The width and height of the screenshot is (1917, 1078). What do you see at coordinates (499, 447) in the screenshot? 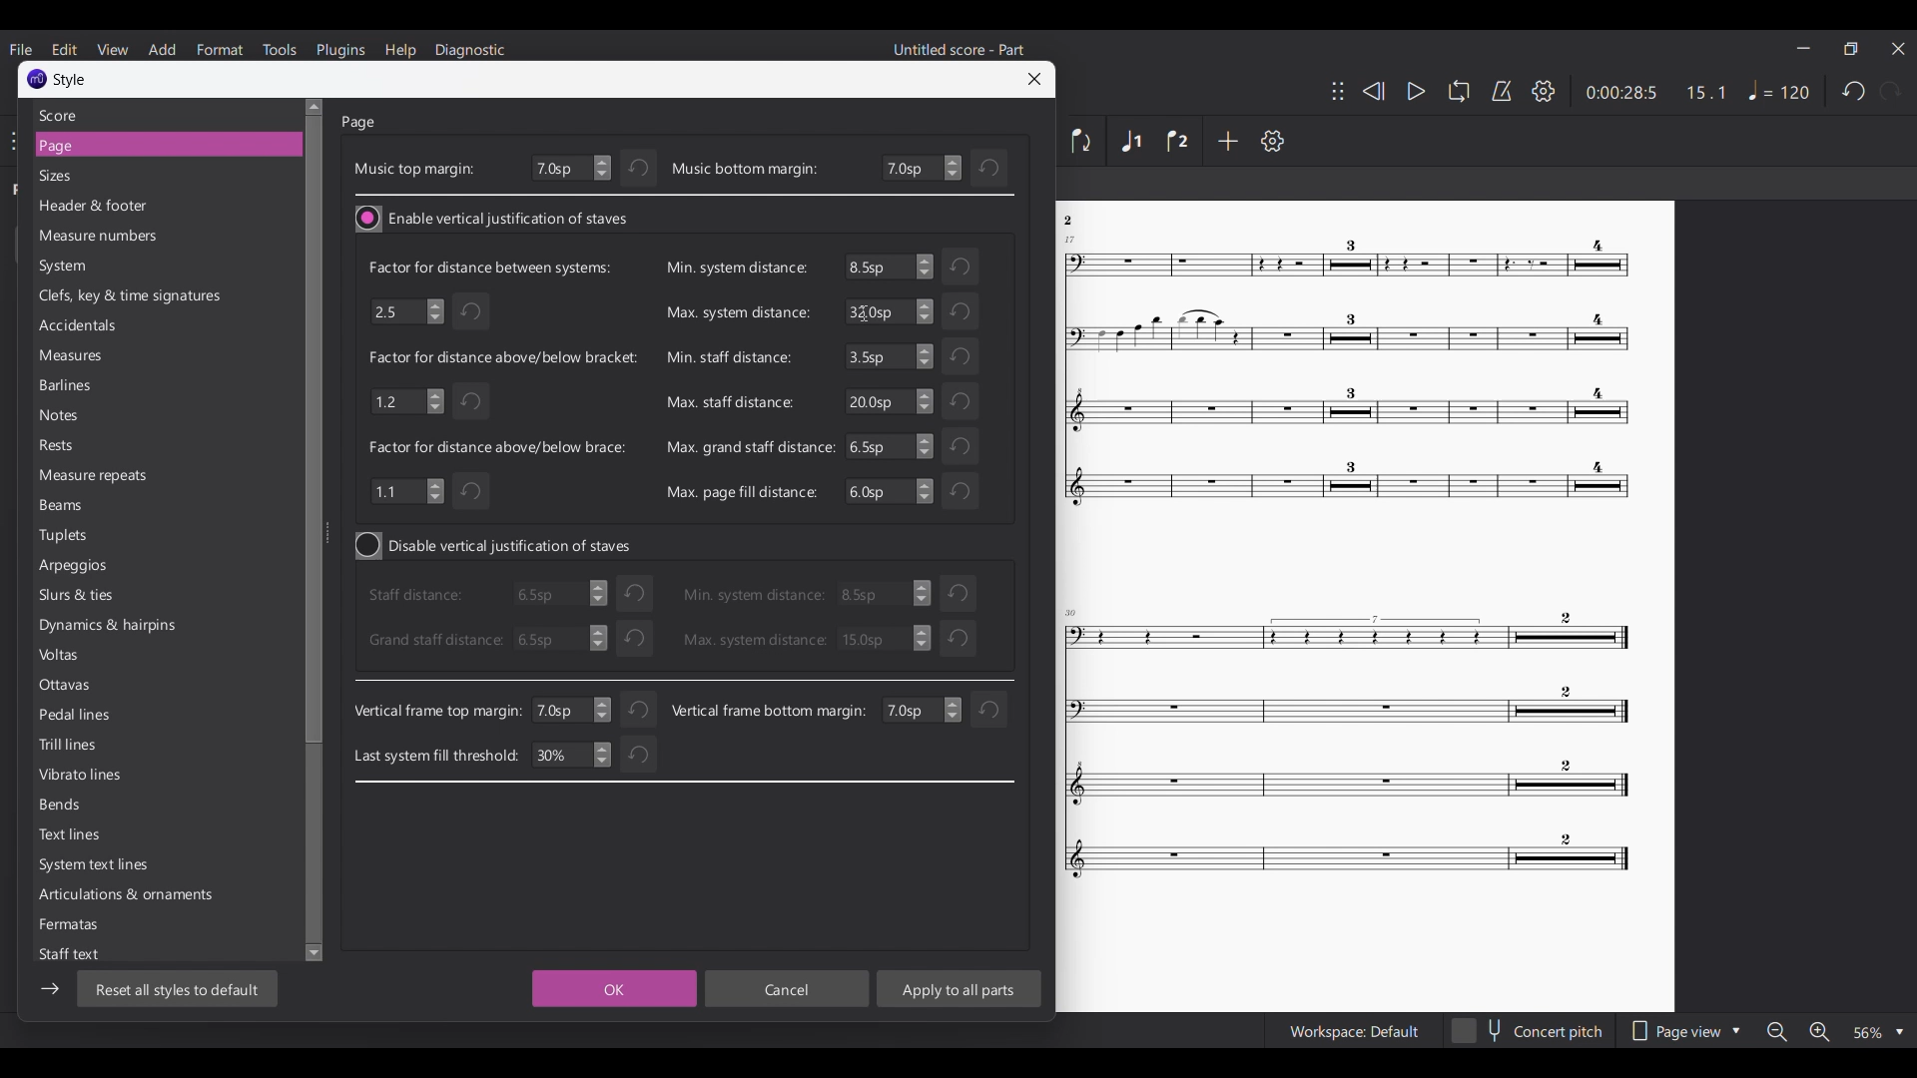
I see `Indicates factor for distance above/below brace` at bounding box center [499, 447].